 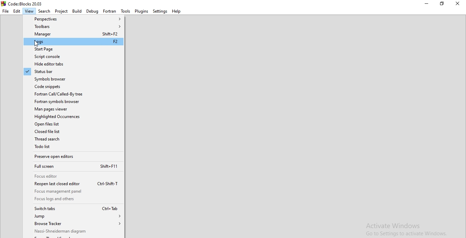 What do you see at coordinates (74, 72) in the screenshot?
I see `status bar` at bounding box center [74, 72].